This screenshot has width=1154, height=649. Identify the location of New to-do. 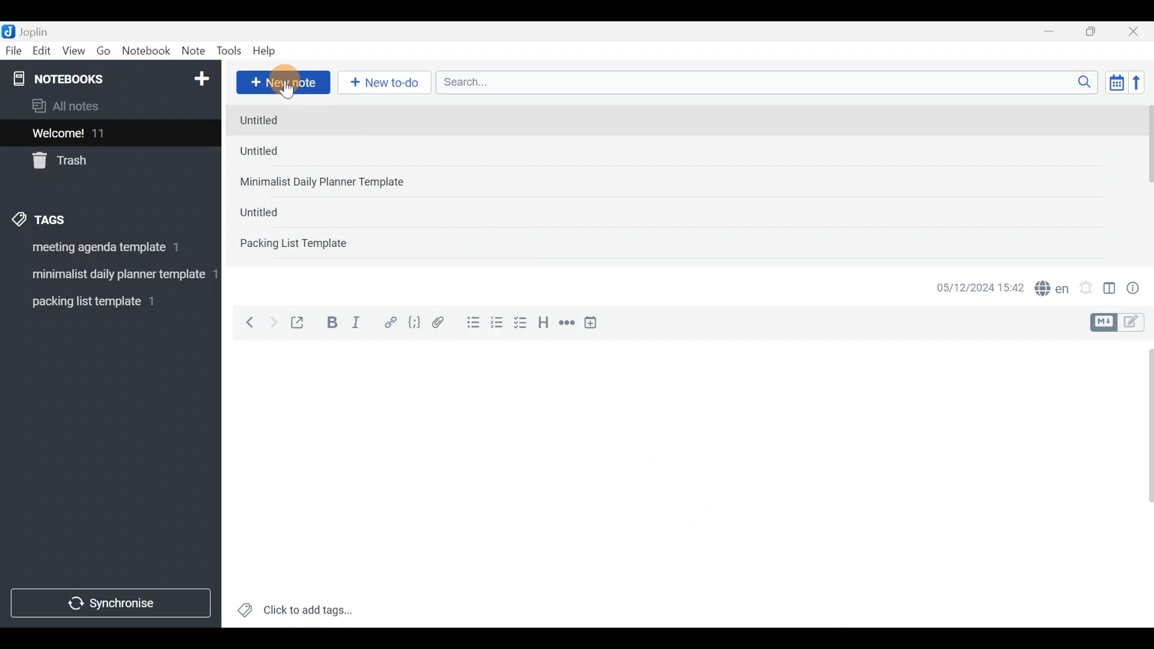
(387, 84).